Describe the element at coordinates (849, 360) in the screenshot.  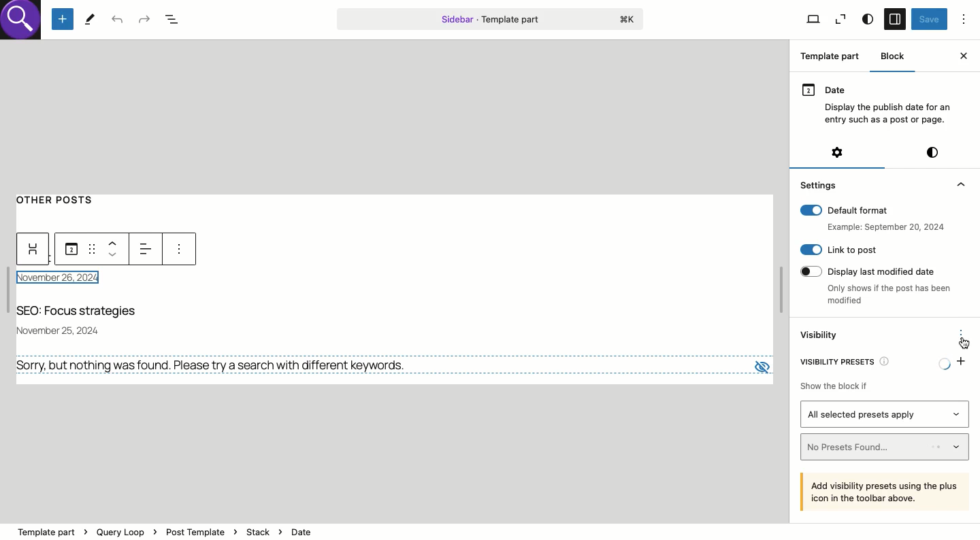
I see `Visibility presets ` at that location.